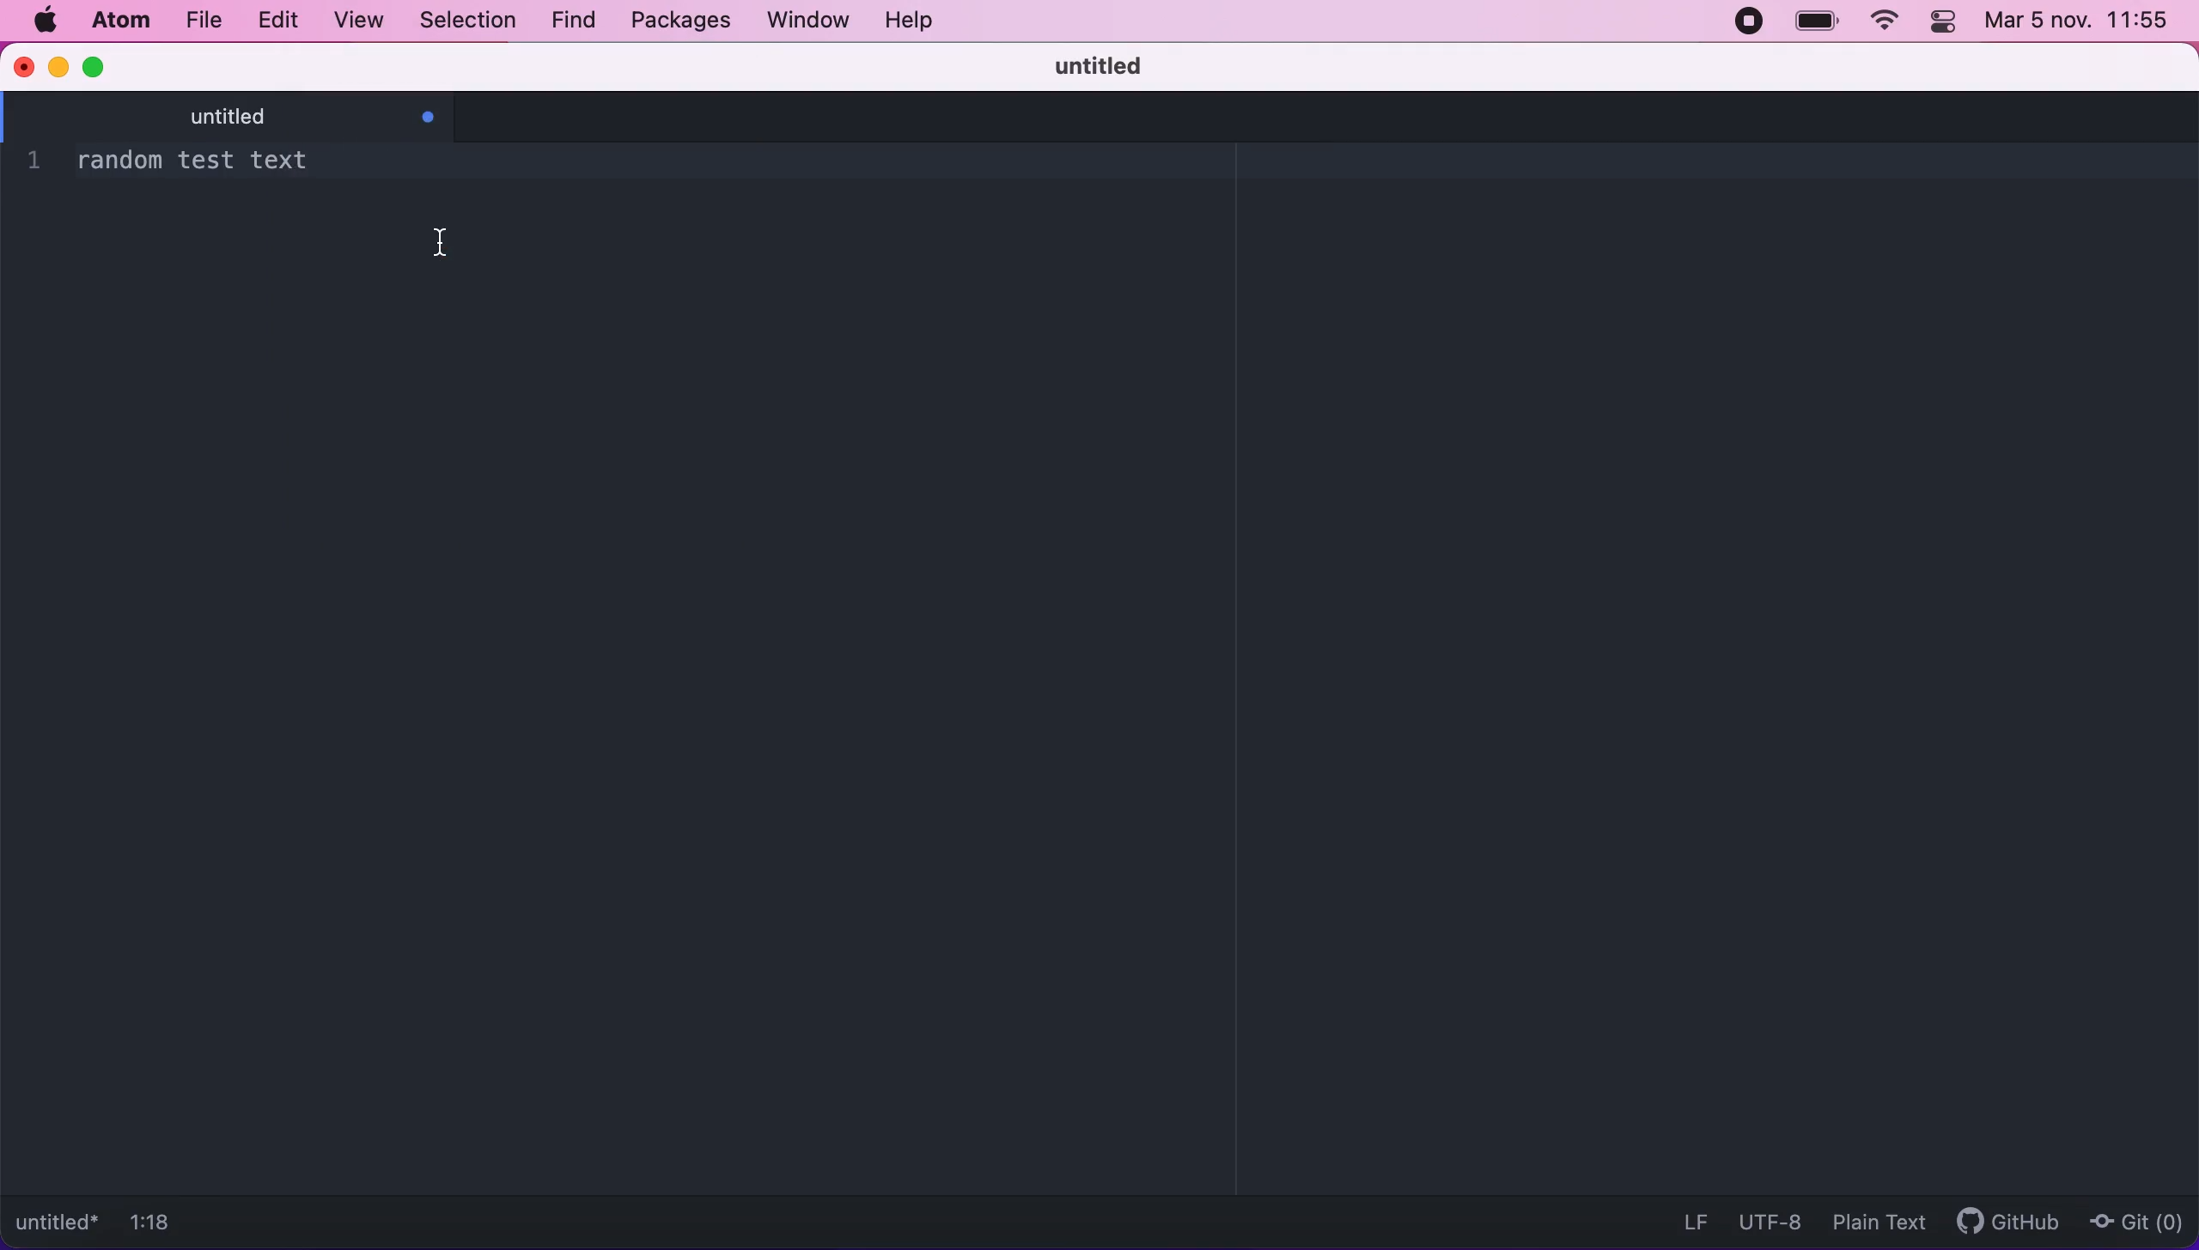  Describe the element at coordinates (2075, 22) in the screenshot. I see `Mar 5 nov. 11:55` at that location.